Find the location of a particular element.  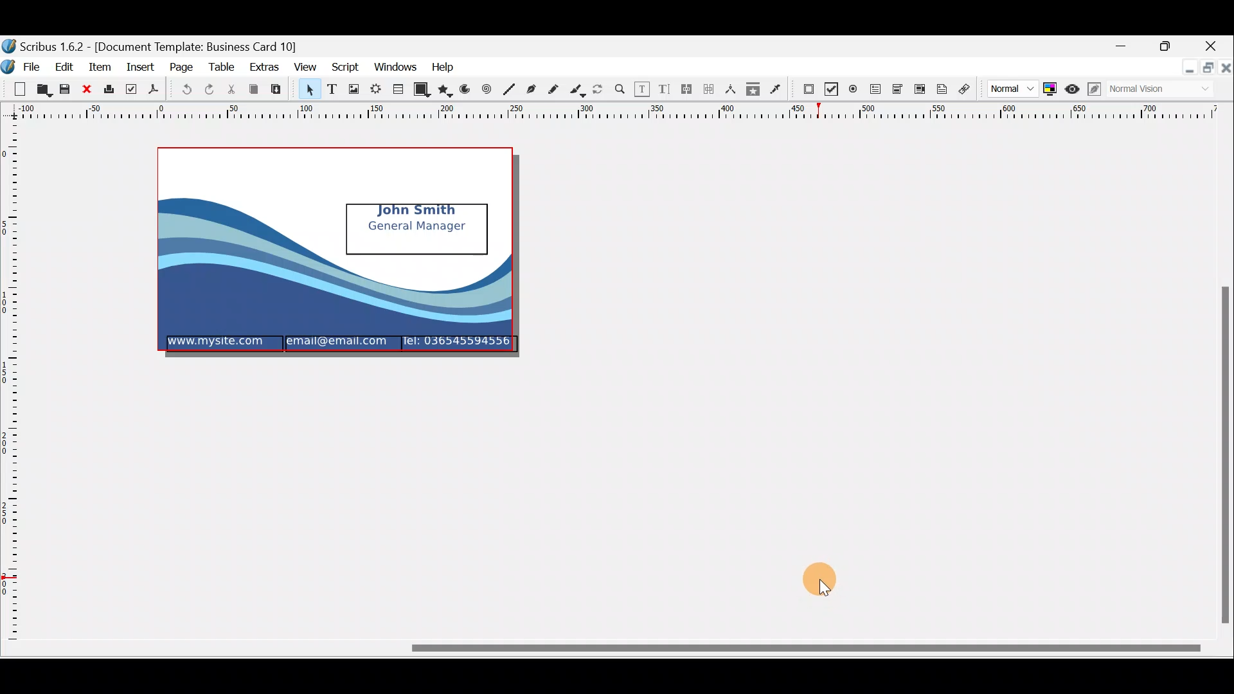

Line is located at coordinates (508, 90).